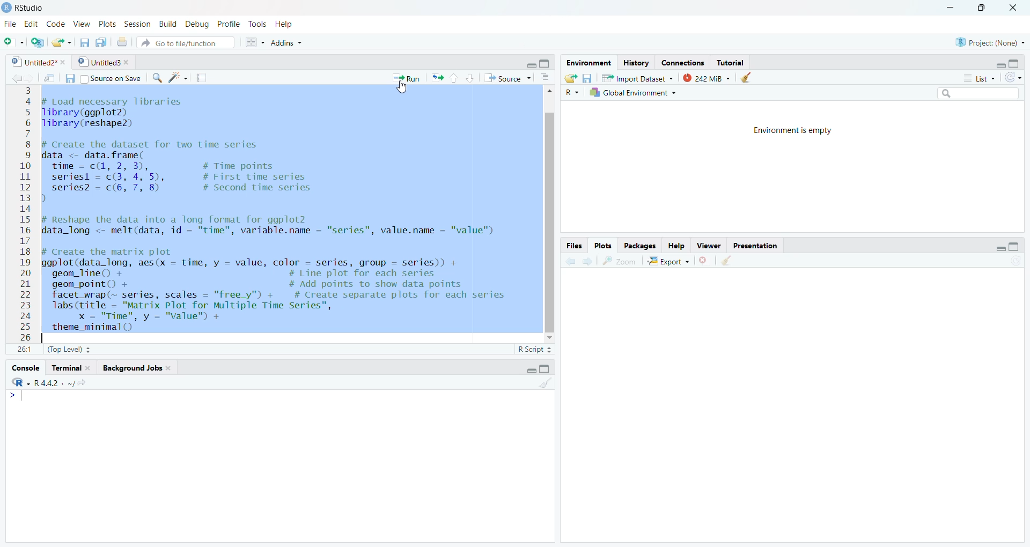 This screenshot has height=547, width=1030. I want to click on 3 4 5 6 7 8 9 10 11 12 13 14 15 16 17 18 19 20 21 22 23 24 25 26, so click(26, 213).